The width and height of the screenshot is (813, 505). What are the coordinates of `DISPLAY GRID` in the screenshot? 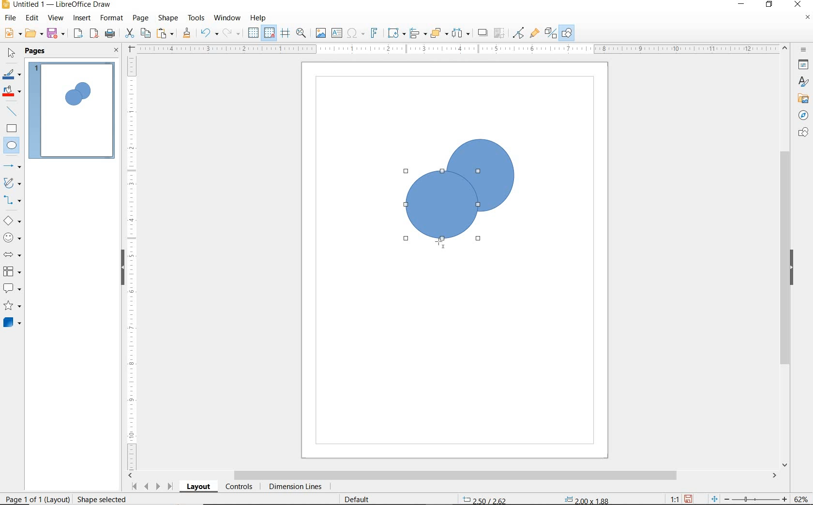 It's located at (254, 33).